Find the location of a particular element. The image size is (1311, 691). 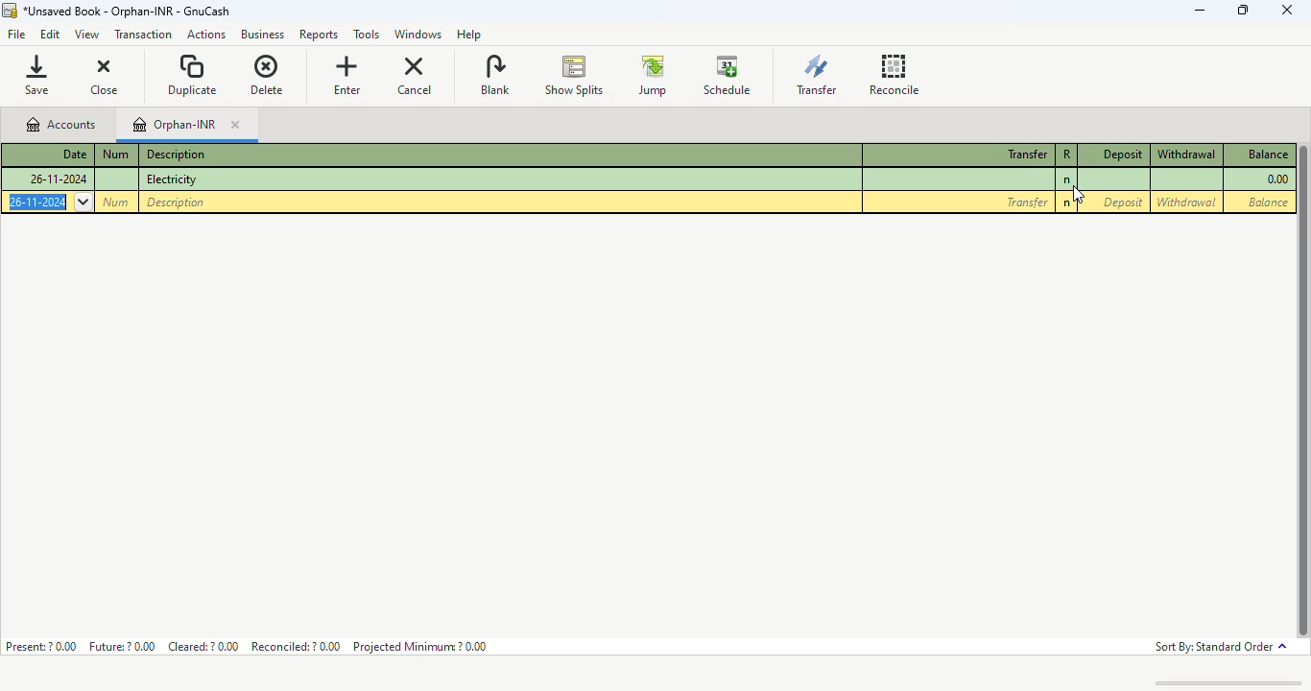

orphan-INR is located at coordinates (176, 125).